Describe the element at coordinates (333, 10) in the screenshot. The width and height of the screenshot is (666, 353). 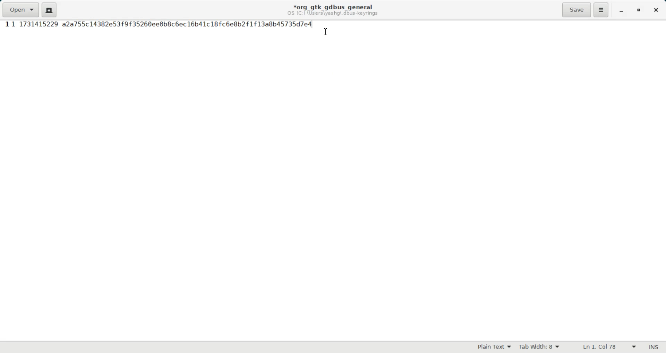
I see `Text information ` at that location.